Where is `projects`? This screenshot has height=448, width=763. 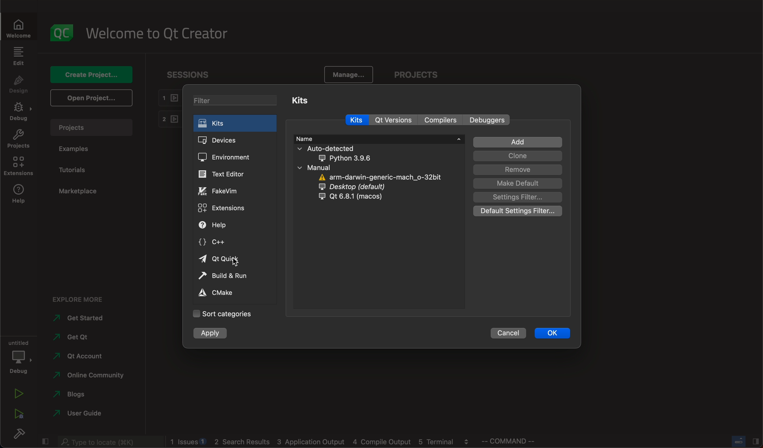 projects is located at coordinates (18, 139).